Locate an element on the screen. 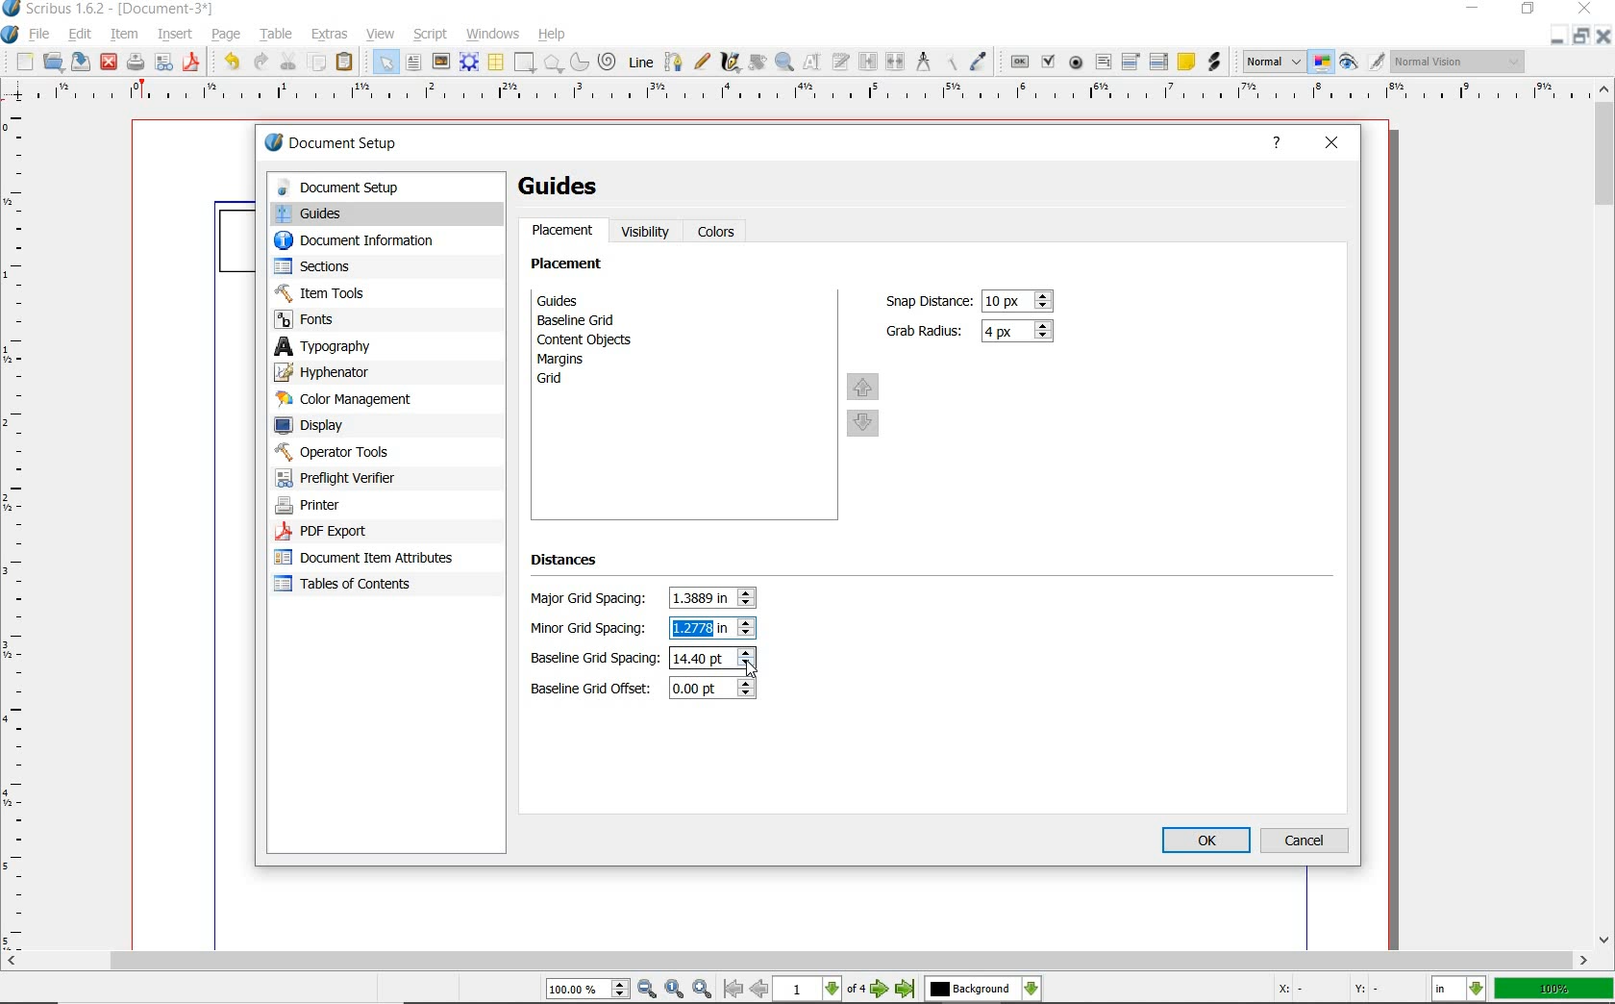  Baseline Grid Offset is located at coordinates (711, 690).